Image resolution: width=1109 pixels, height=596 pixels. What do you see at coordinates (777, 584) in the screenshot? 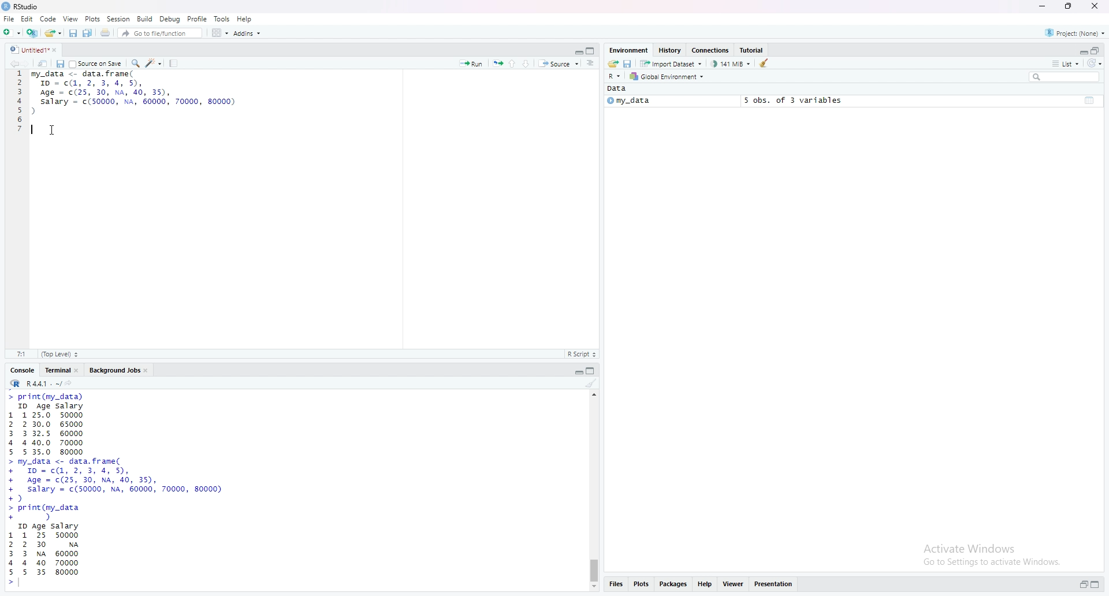
I see `presentation` at bounding box center [777, 584].